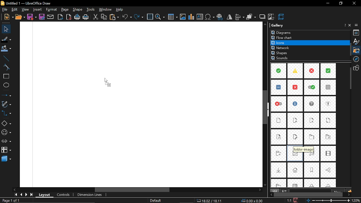 The image size is (361, 203). Describe the element at coordinates (6, 150) in the screenshot. I see `flowchart` at that location.